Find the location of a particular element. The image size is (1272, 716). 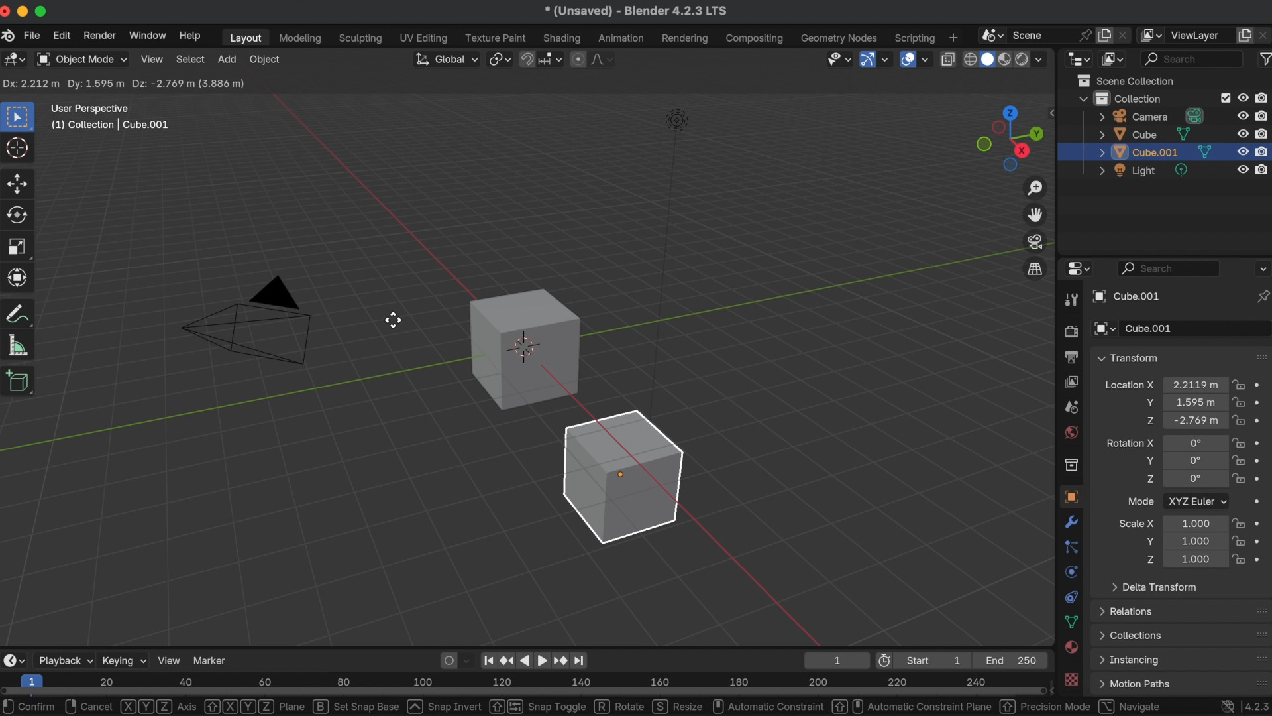

minimize is located at coordinates (25, 11).